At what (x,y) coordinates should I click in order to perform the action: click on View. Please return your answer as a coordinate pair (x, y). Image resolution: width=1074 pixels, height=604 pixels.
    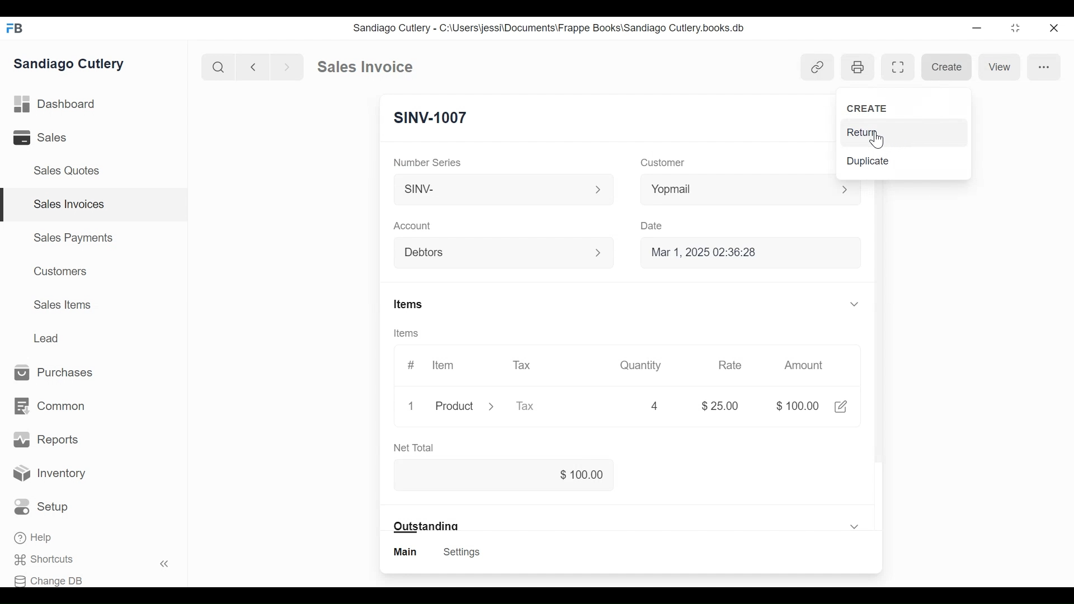
    Looking at the image, I should click on (1000, 67).